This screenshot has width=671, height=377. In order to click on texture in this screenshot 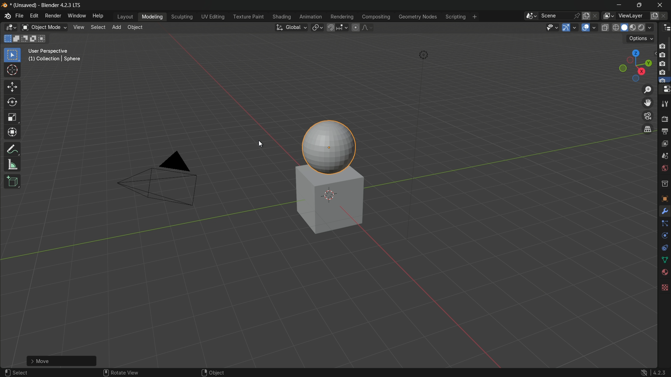, I will do `click(664, 200)`.